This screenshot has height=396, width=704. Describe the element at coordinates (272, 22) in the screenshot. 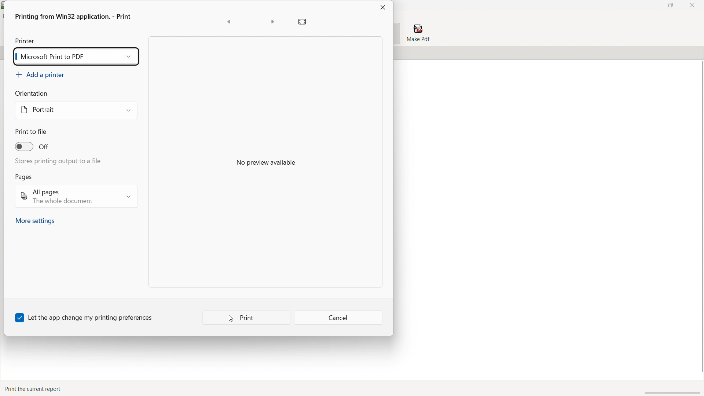

I see `next` at that location.